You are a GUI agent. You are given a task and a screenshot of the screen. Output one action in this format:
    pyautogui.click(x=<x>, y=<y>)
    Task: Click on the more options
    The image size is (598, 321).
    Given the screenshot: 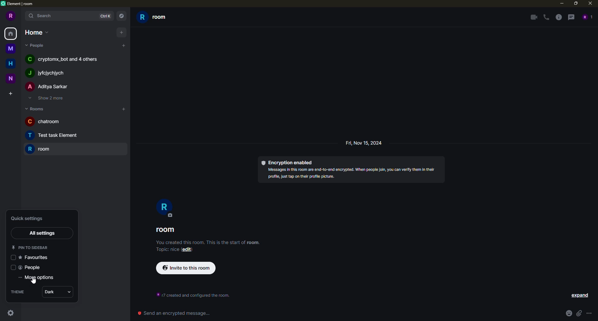 What is the action you would take?
    pyautogui.click(x=40, y=277)
    